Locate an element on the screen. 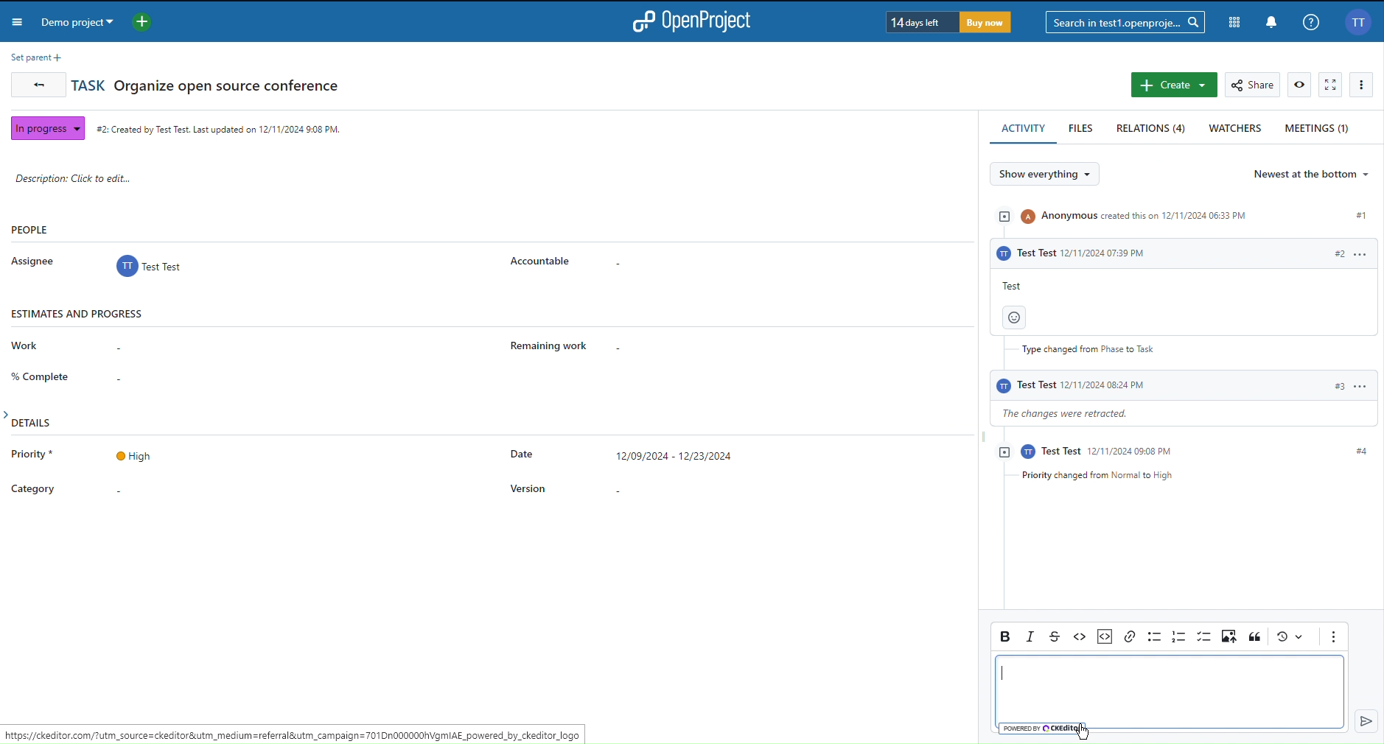  Notifications is located at coordinates (1270, 21).